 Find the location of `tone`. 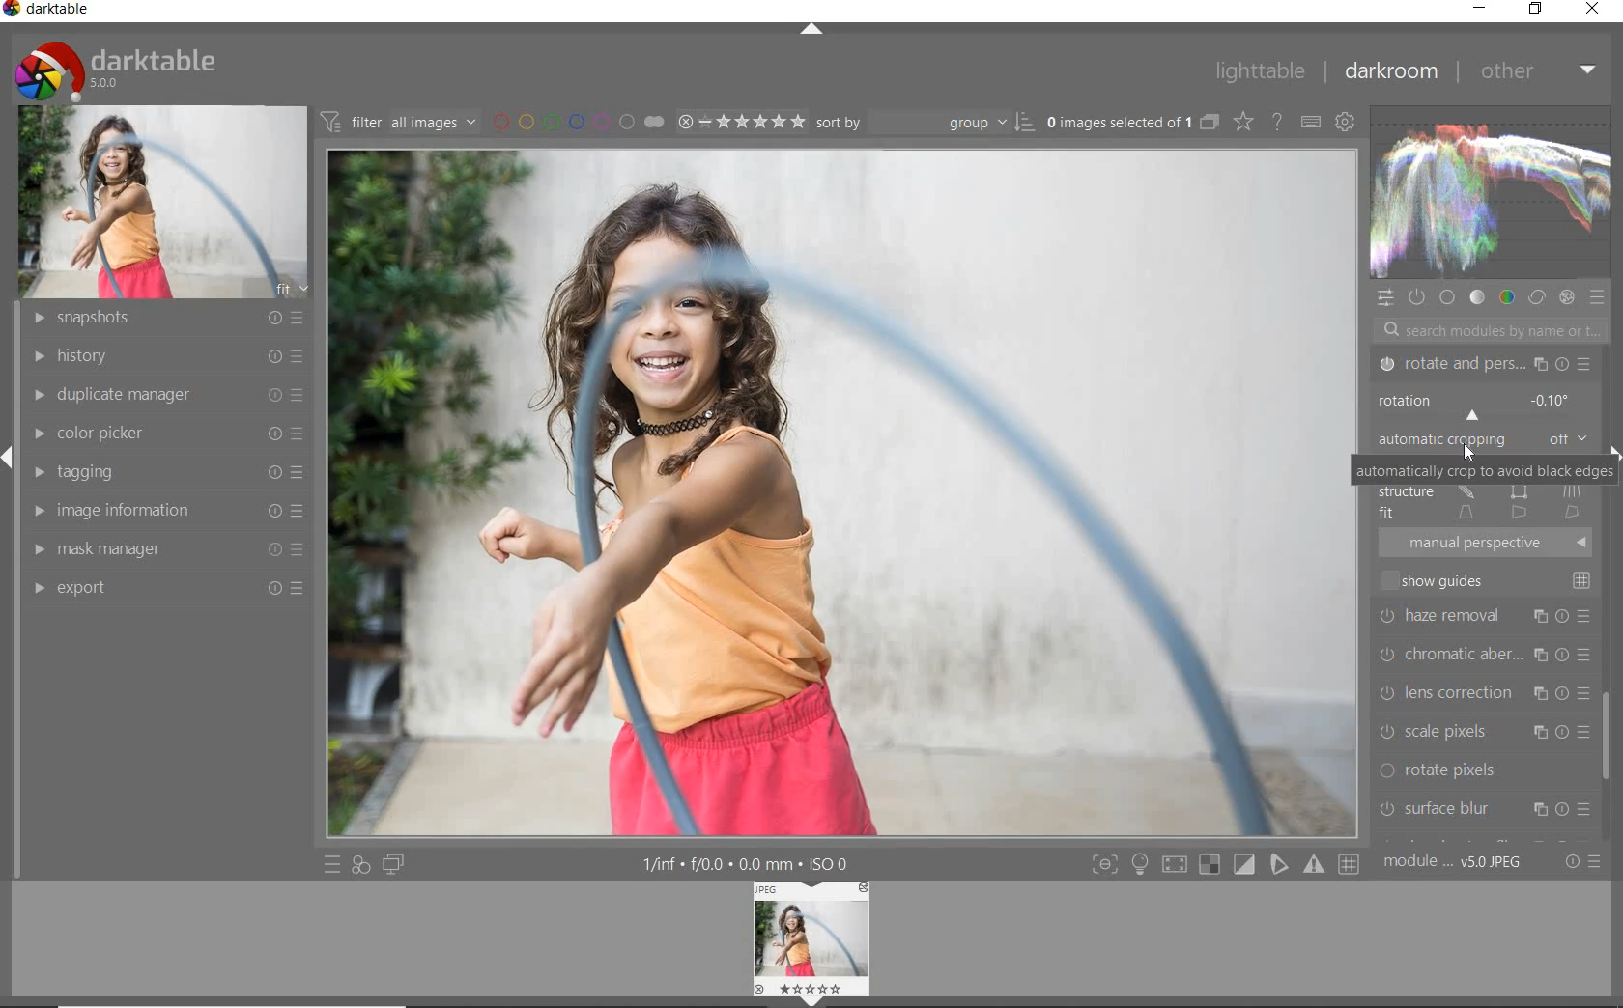

tone is located at coordinates (1476, 297).